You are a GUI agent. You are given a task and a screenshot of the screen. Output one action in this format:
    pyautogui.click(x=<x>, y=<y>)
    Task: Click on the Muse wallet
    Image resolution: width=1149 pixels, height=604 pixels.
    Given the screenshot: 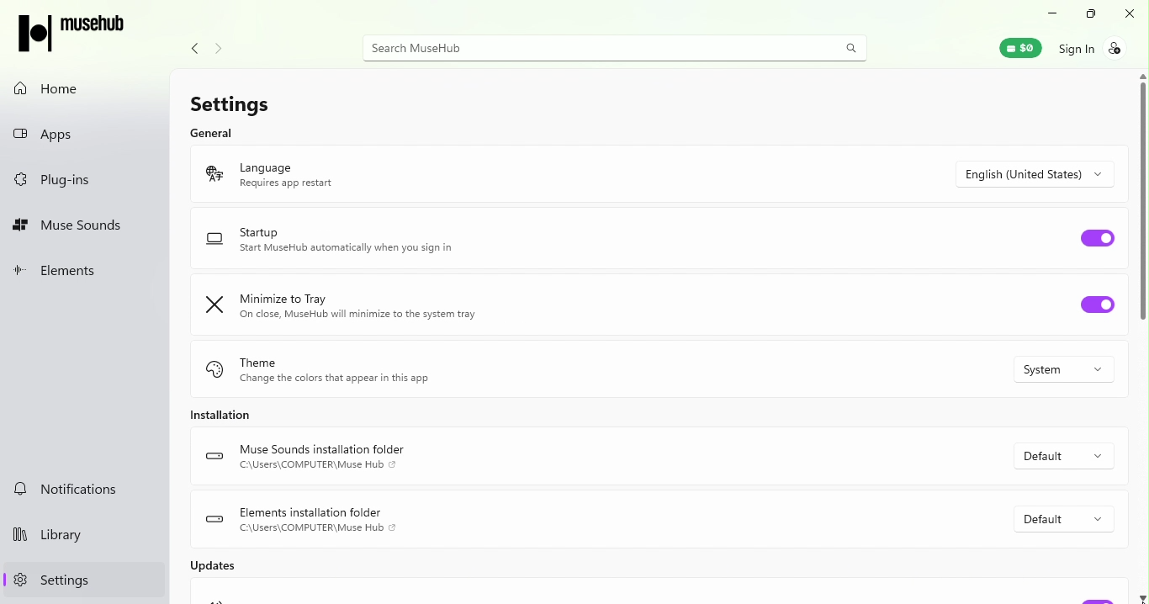 What is the action you would take?
    pyautogui.click(x=1013, y=47)
    